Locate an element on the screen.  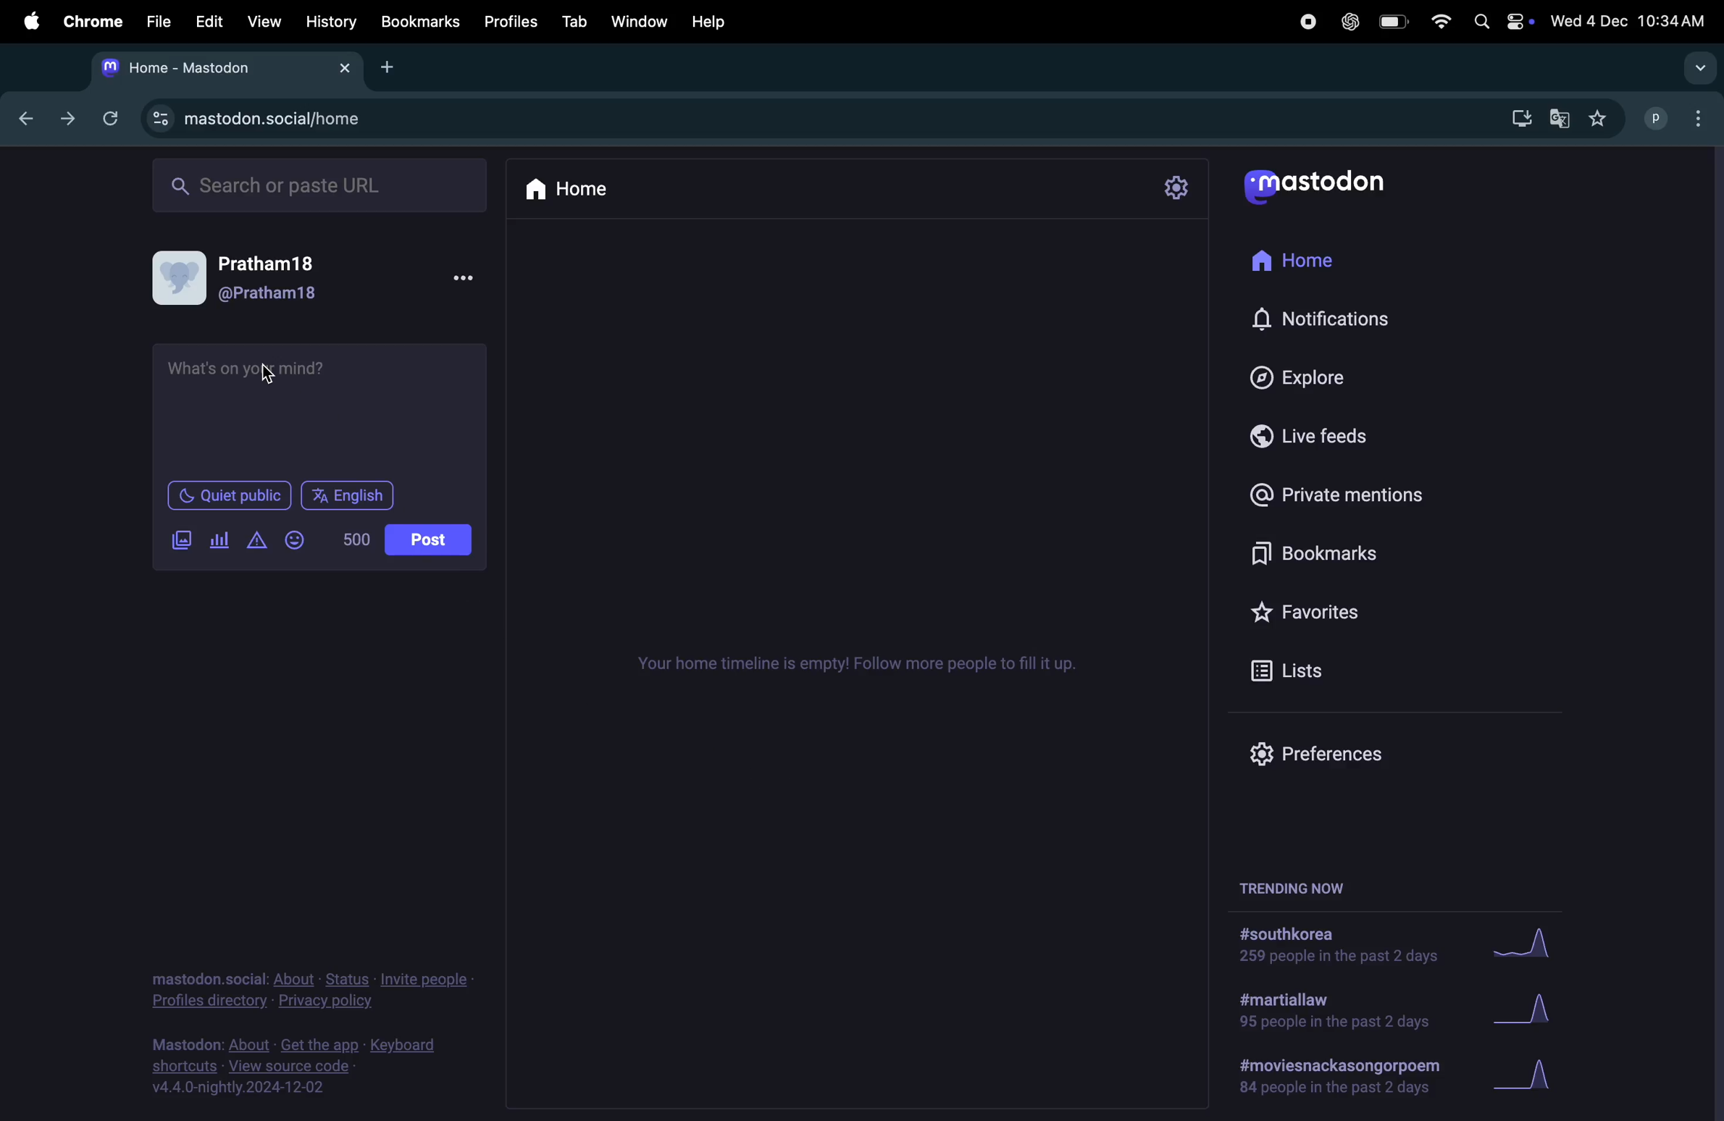
battery is located at coordinates (1397, 23).